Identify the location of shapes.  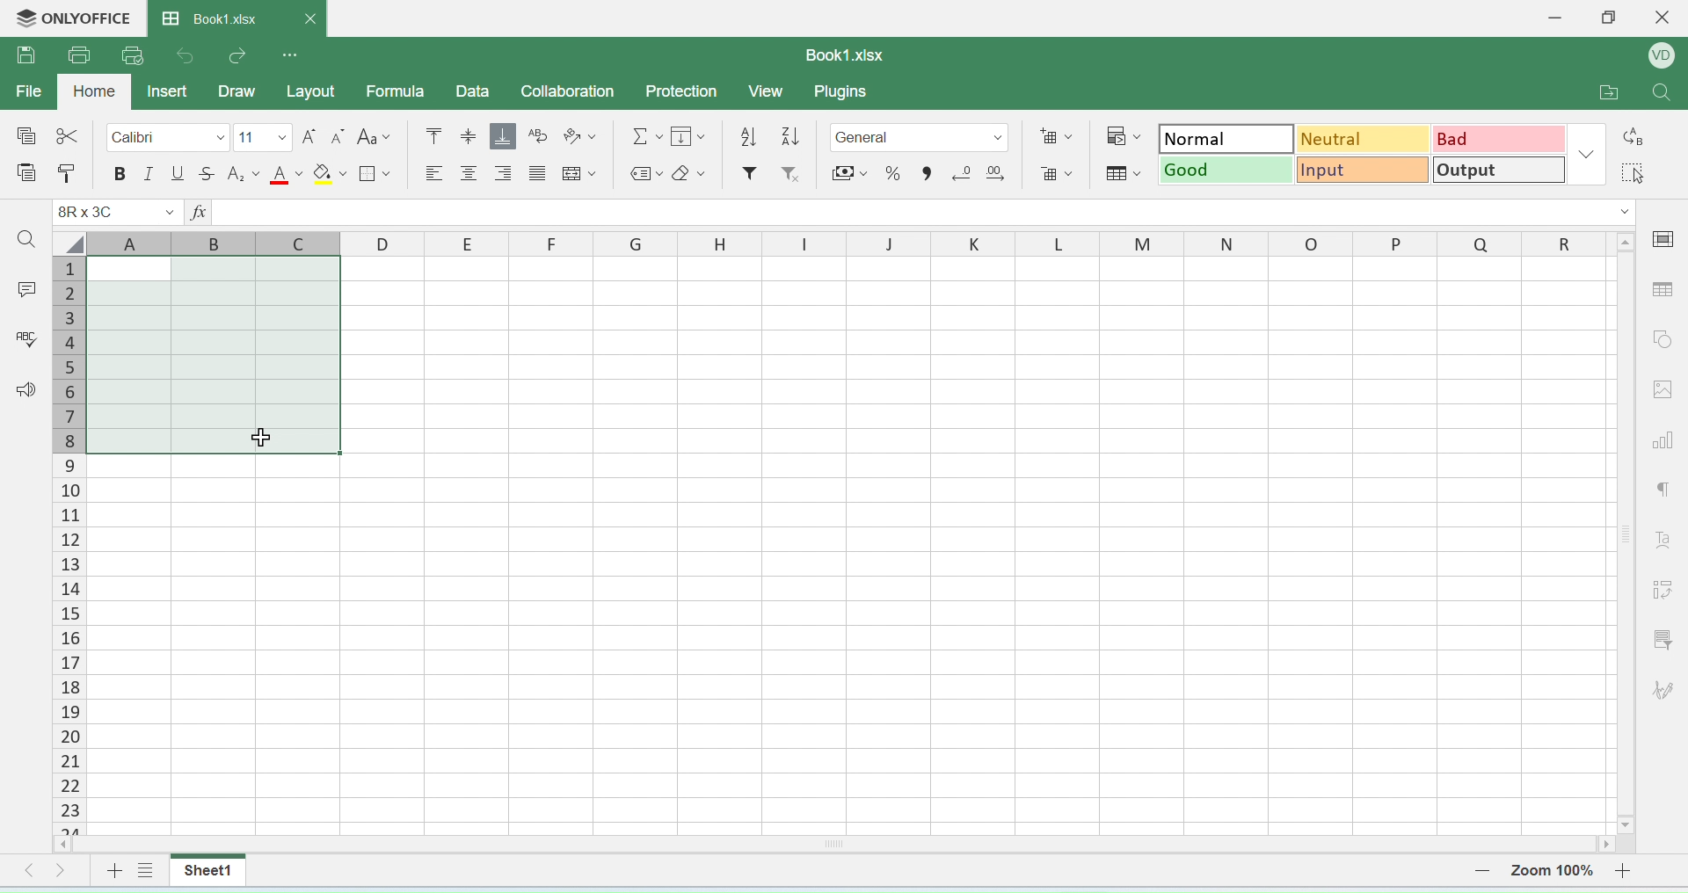
(1663, 337).